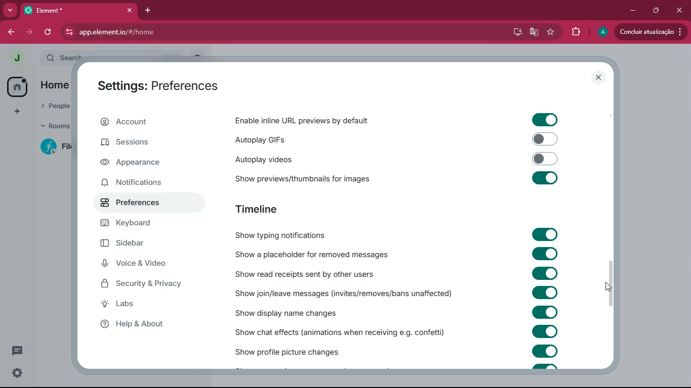  Describe the element at coordinates (549, 32) in the screenshot. I see `favourite` at that location.